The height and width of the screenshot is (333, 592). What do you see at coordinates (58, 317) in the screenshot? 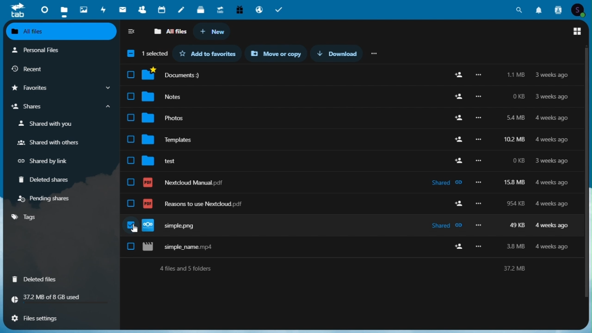
I see `file settings` at bounding box center [58, 317].